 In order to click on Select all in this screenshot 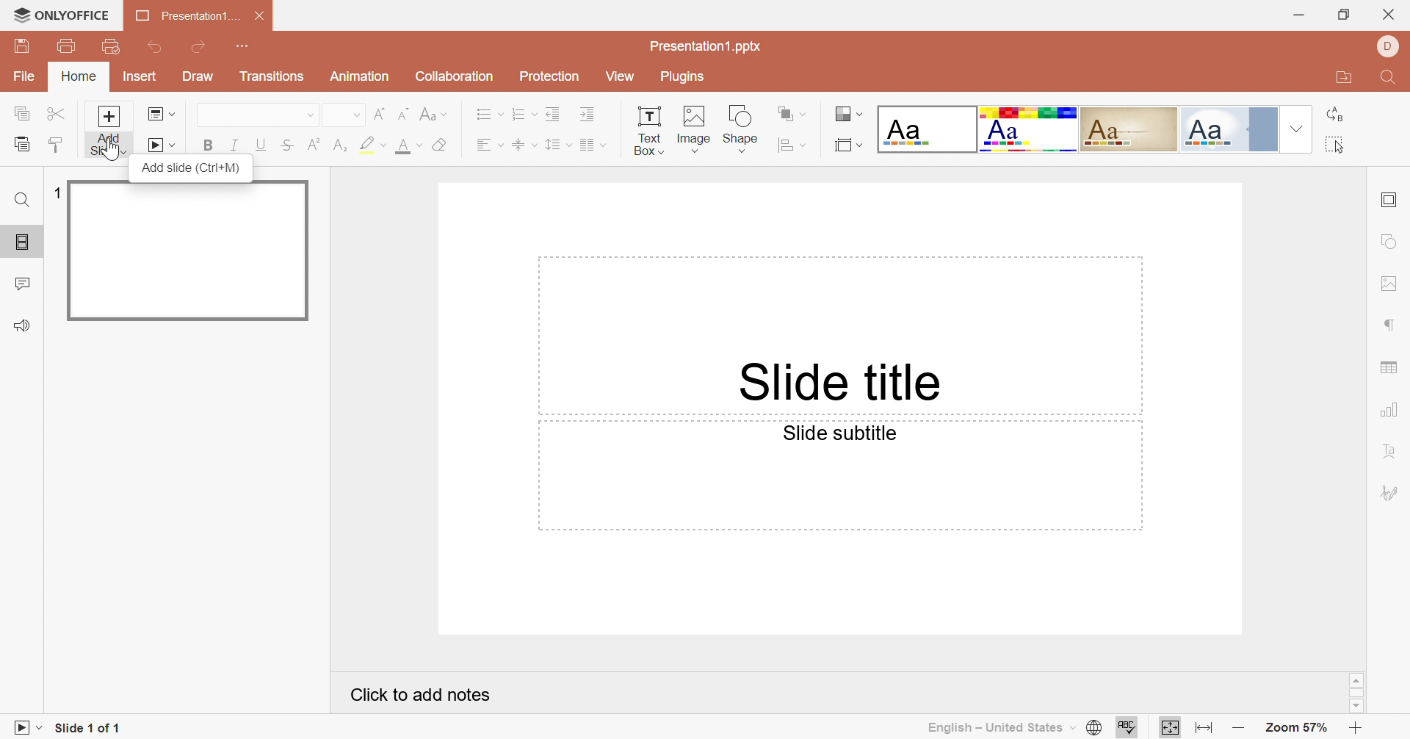, I will do `click(1334, 144)`.